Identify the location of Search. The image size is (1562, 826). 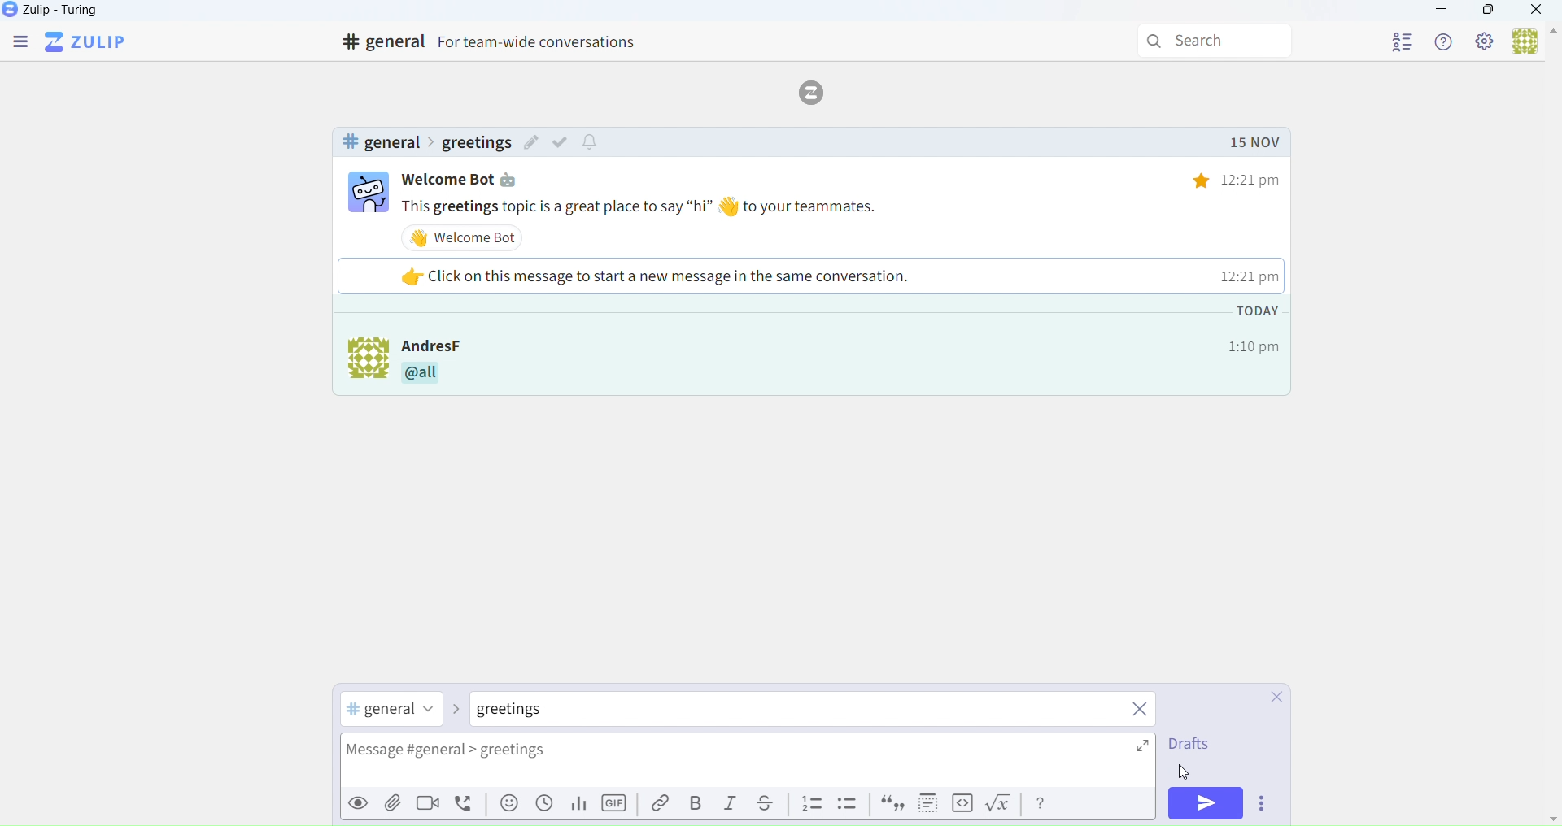
(1218, 41).